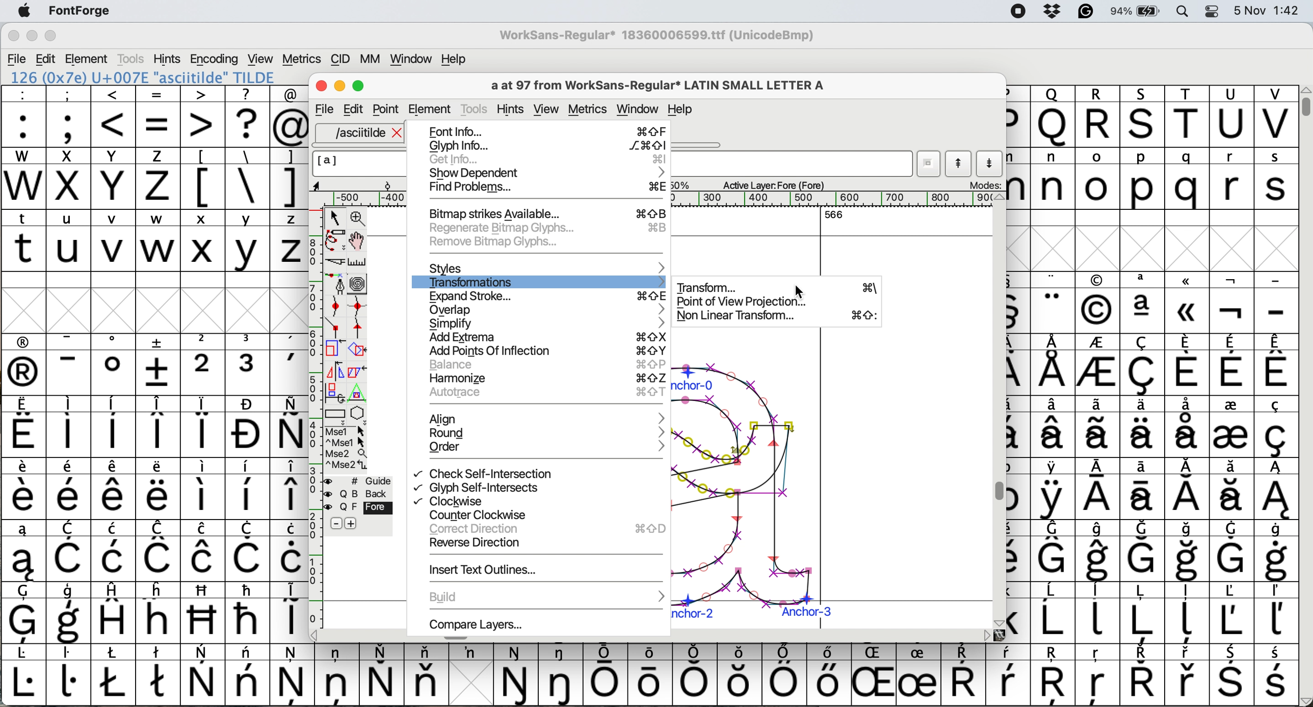 The width and height of the screenshot is (1313, 707). Describe the element at coordinates (1098, 611) in the screenshot. I see `symbol` at that location.